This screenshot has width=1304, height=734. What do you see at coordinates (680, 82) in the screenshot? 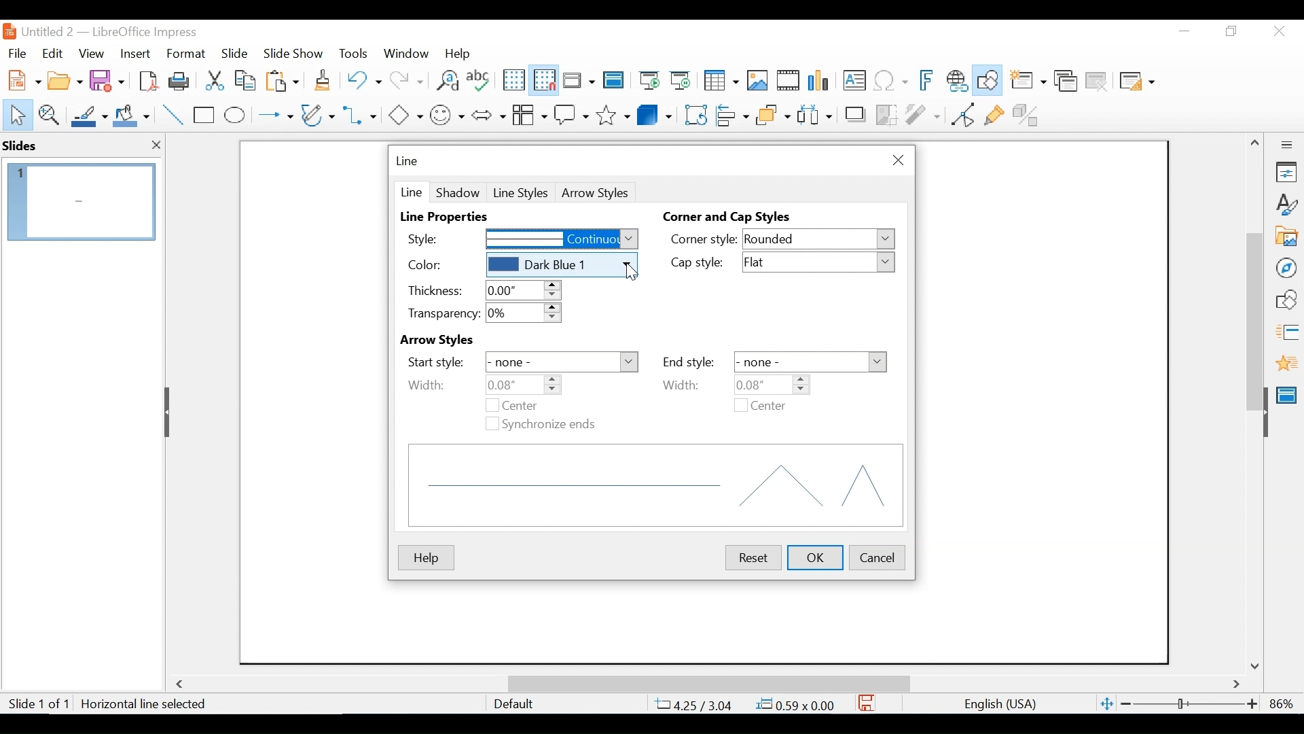
I see `Start from Current Slide` at bounding box center [680, 82].